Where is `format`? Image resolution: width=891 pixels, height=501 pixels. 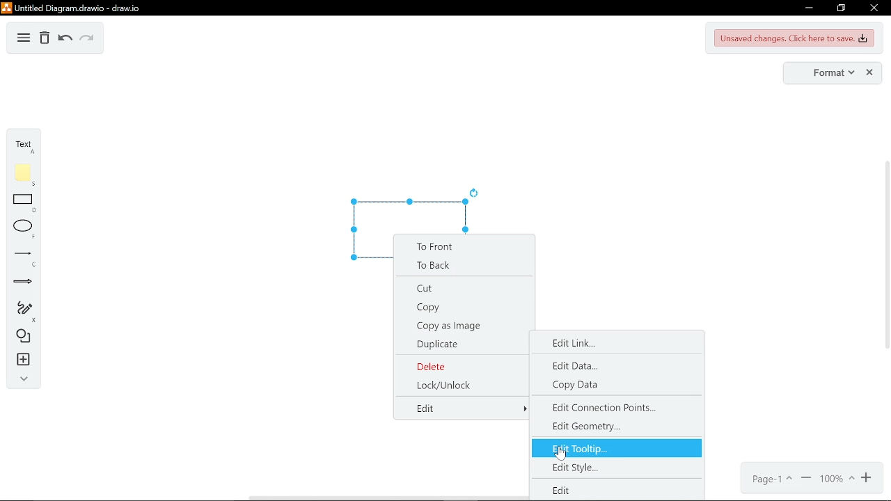
format is located at coordinates (833, 73).